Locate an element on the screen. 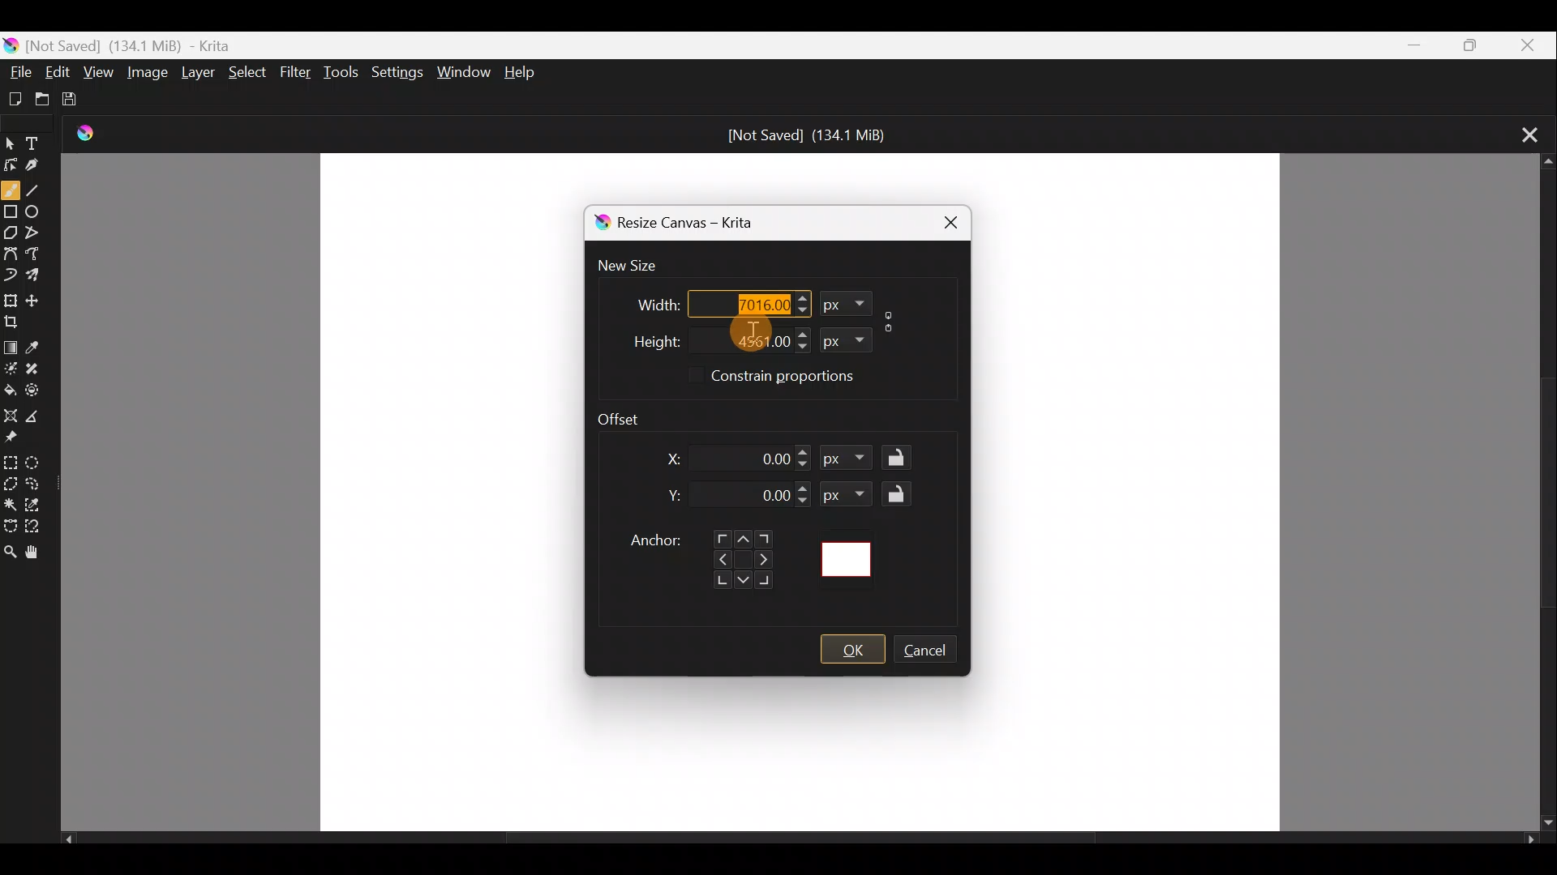  Filter is located at coordinates (298, 77).